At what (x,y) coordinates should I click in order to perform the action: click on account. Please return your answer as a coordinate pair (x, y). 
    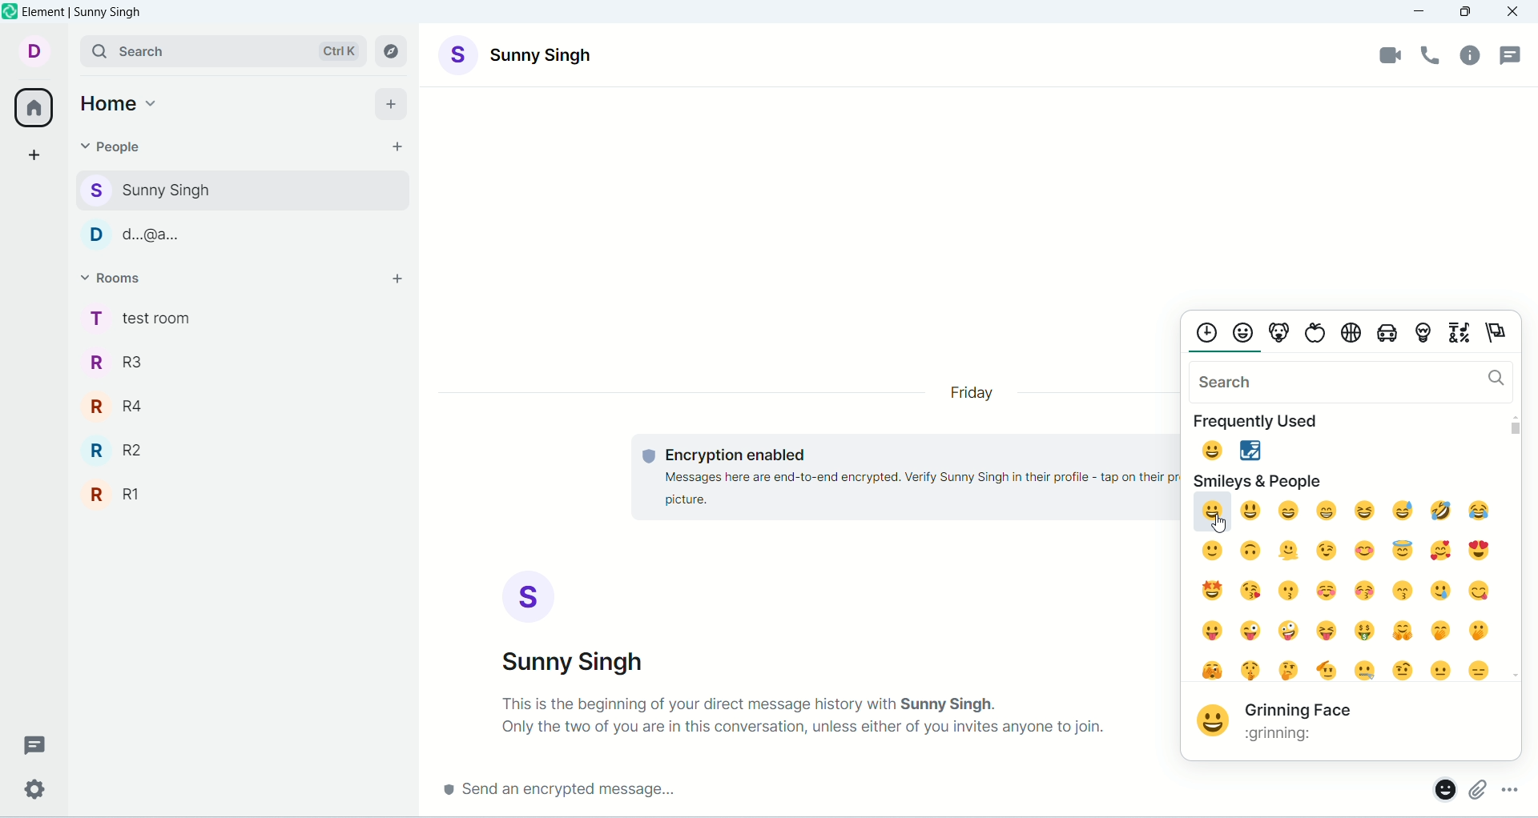
    Looking at the image, I should click on (518, 54).